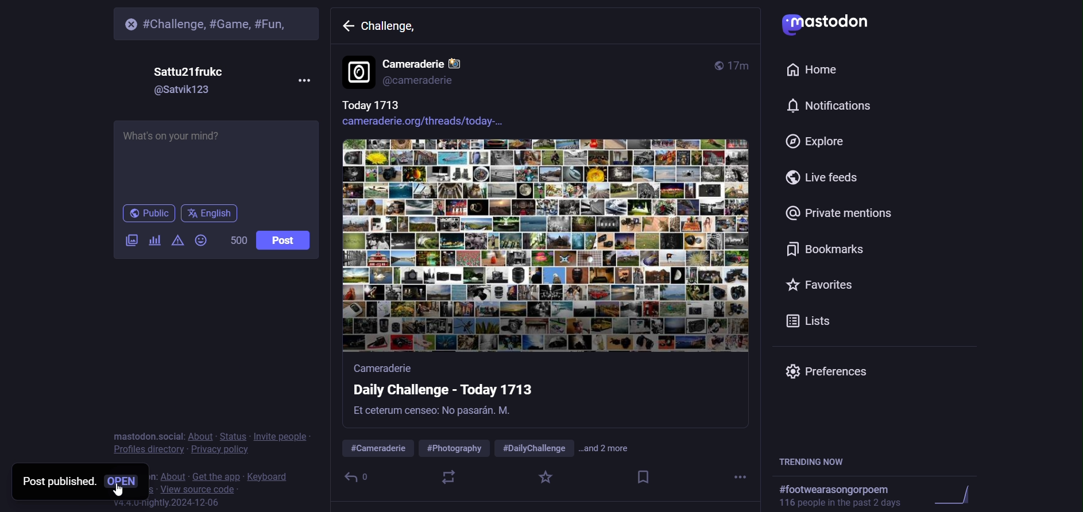 This screenshot has width=1083, height=512. I want to click on reply, so click(350, 477).